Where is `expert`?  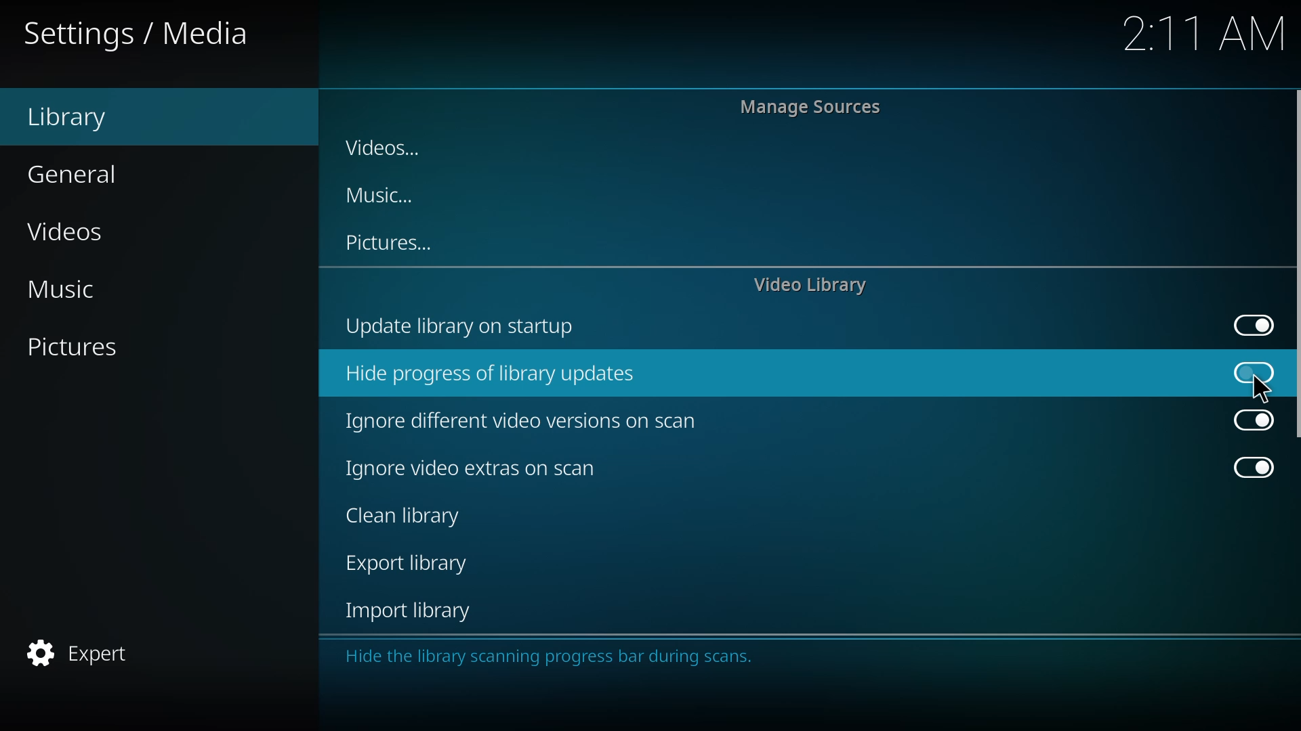 expert is located at coordinates (79, 652).